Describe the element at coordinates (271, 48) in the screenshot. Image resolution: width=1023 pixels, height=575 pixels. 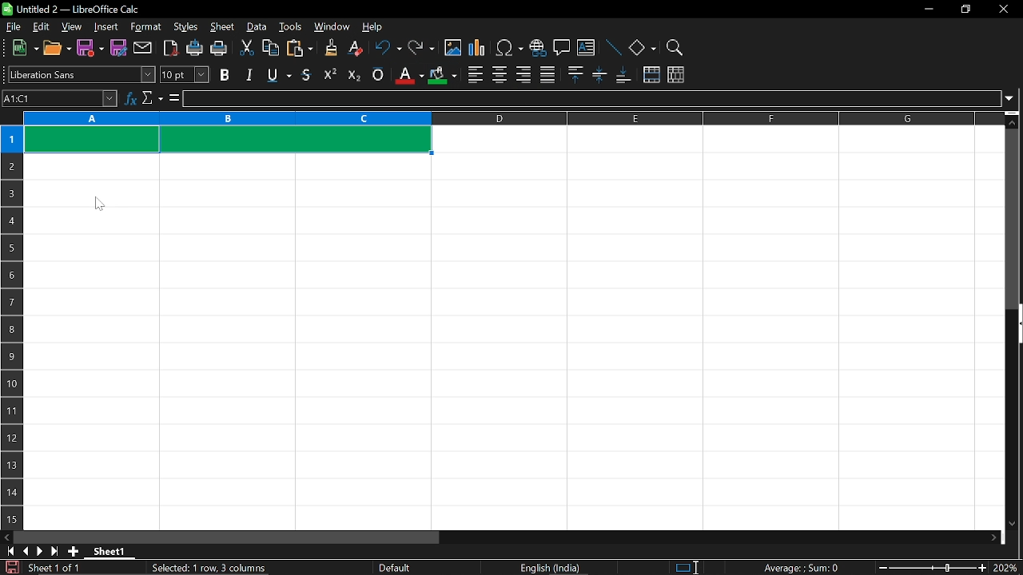
I see `copy` at that location.